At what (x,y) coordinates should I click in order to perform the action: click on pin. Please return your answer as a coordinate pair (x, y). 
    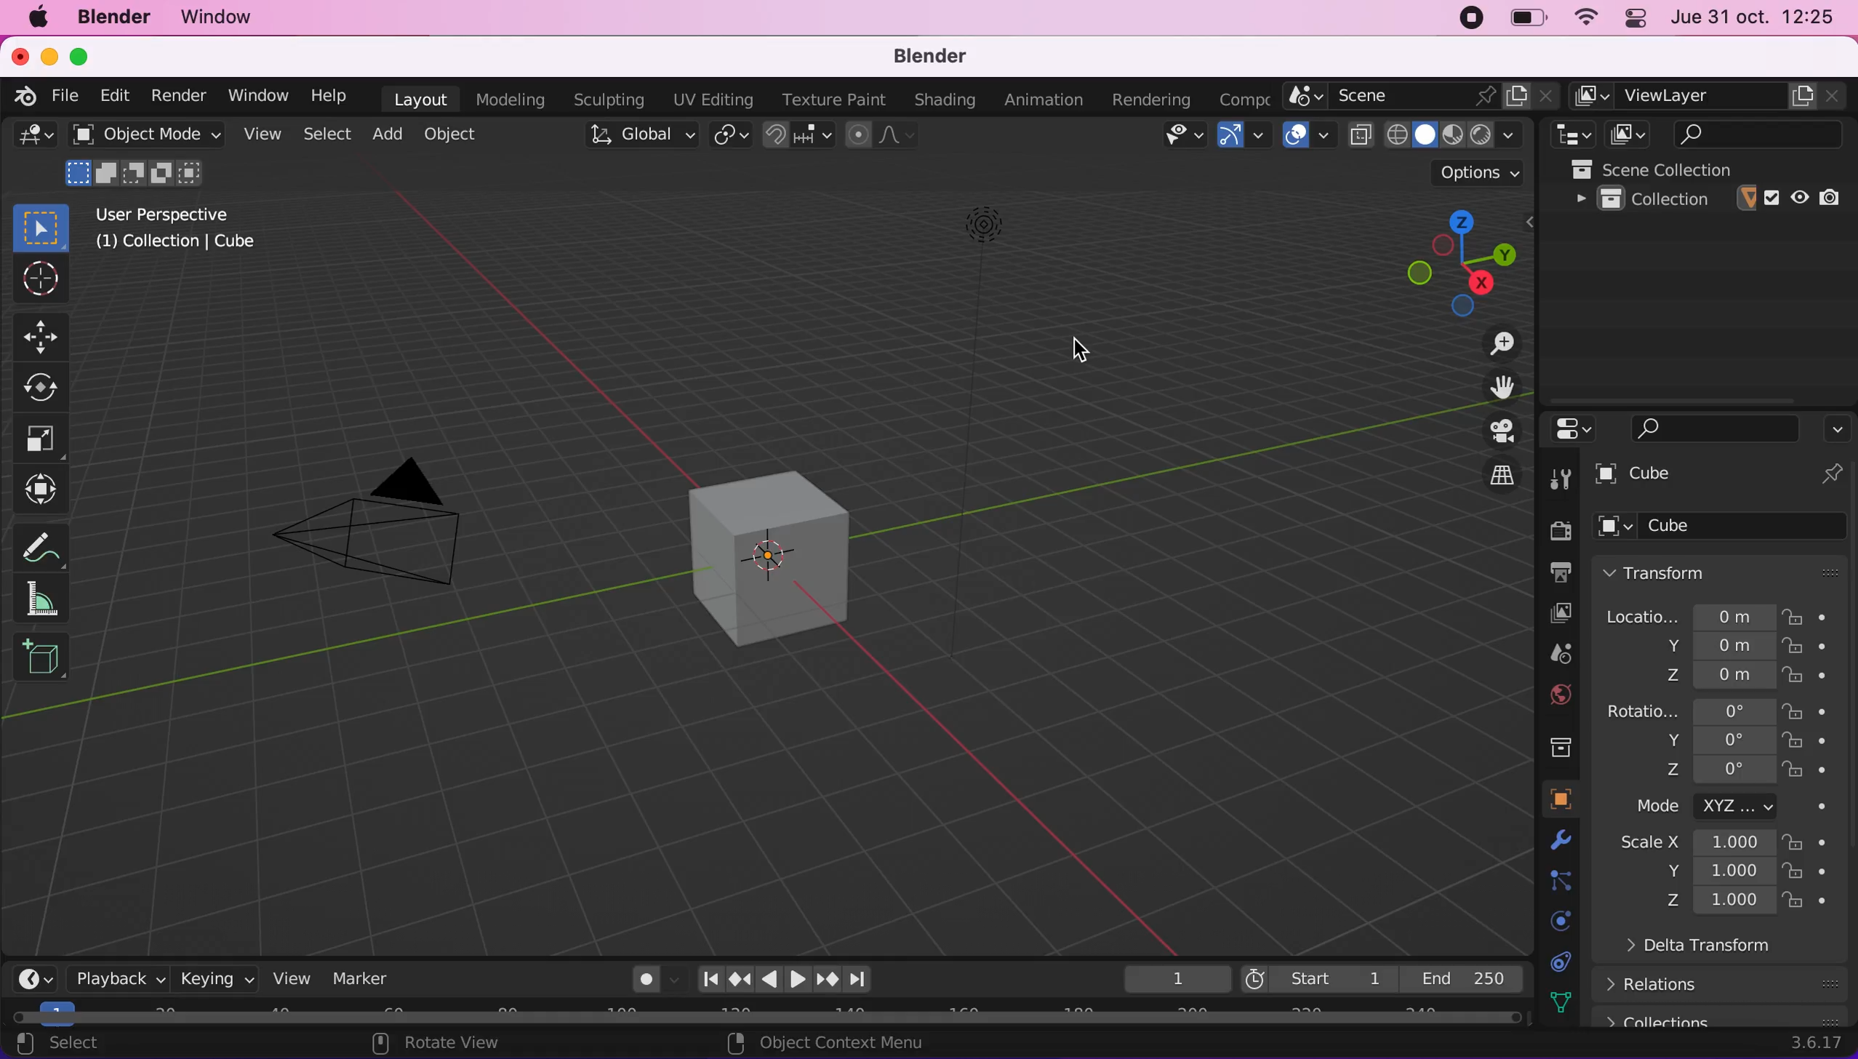
    Looking at the image, I should click on (1831, 476).